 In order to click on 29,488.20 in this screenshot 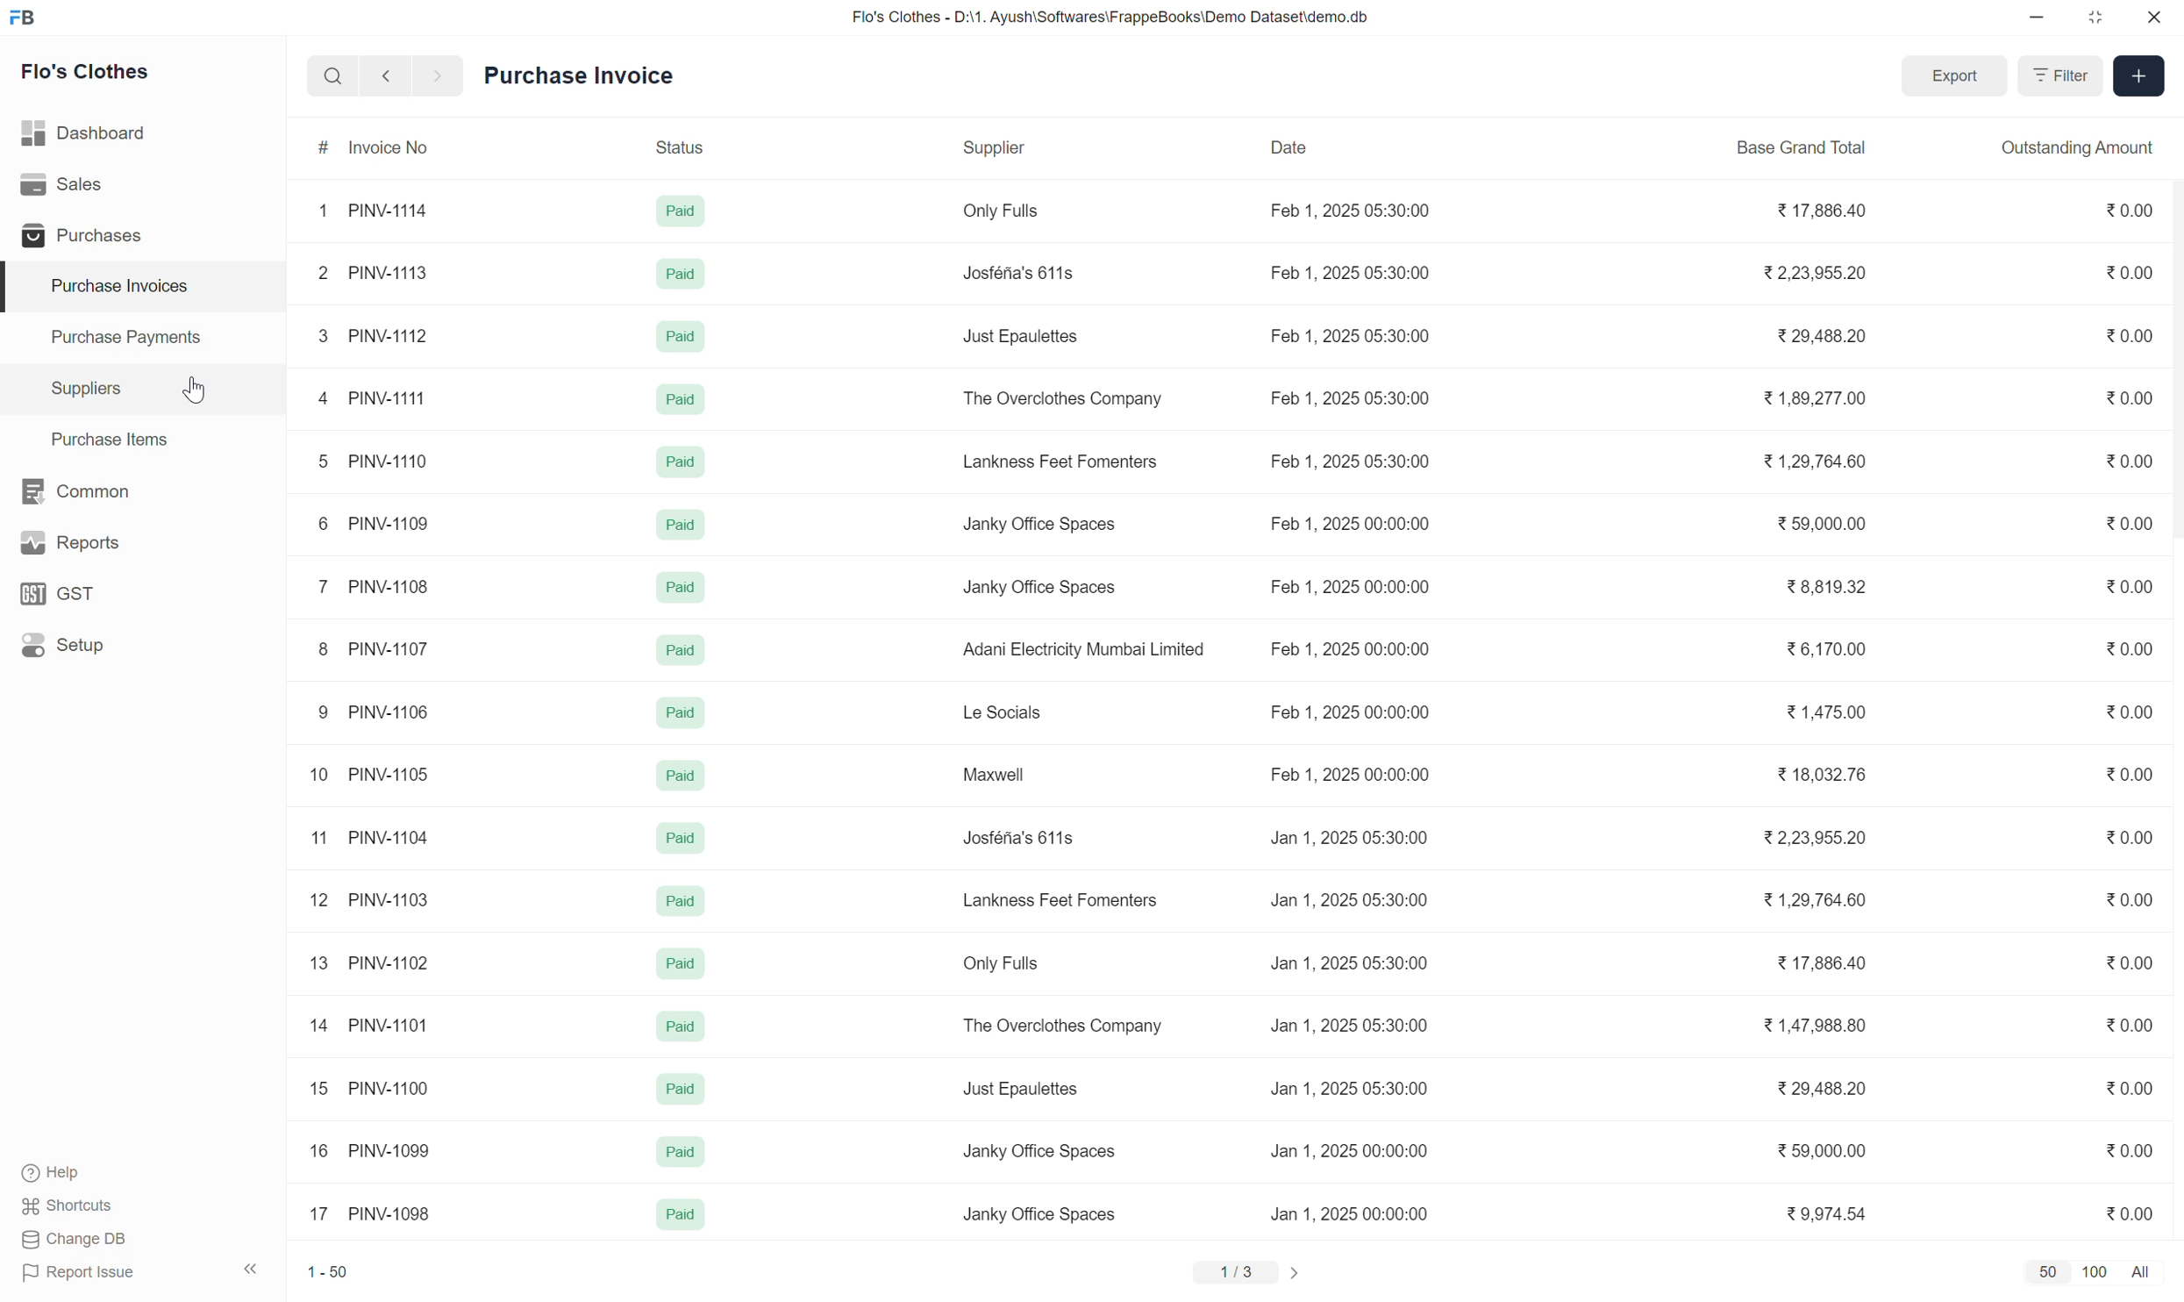, I will do `click(1823, 1088)`.